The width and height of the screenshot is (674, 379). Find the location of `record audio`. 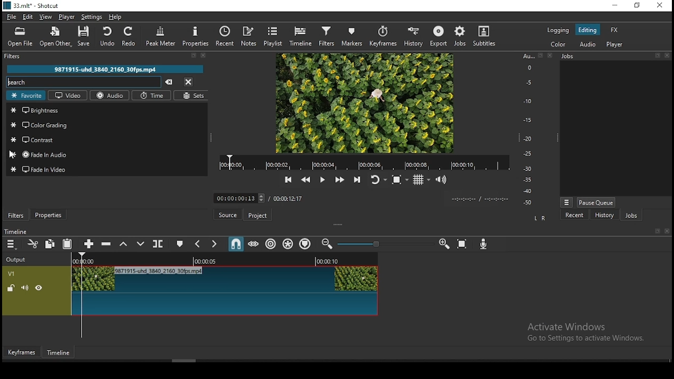

record audio is located at coordinates (484, 246).